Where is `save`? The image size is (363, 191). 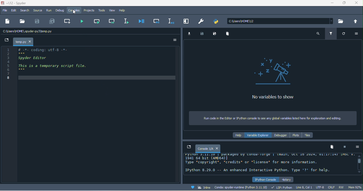 save is located at coordinates (38, 22).